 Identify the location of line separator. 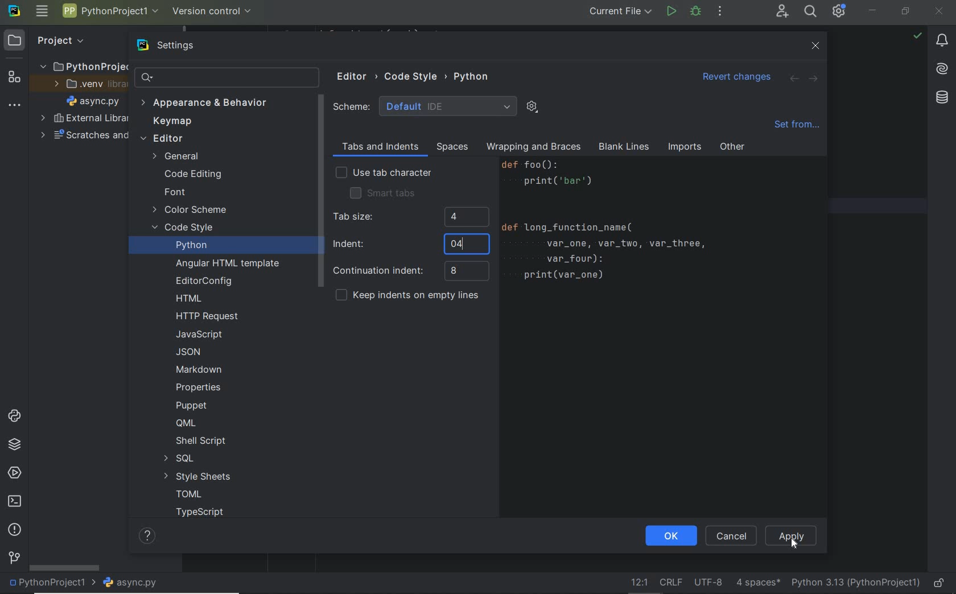
(673, 581).